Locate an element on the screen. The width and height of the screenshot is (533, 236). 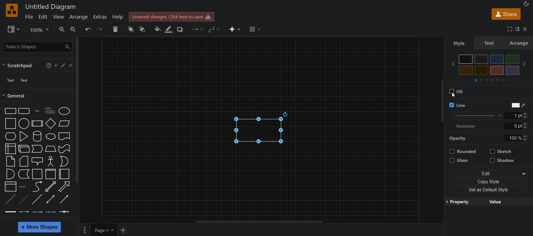
orange is located at coordinates (466, 70).